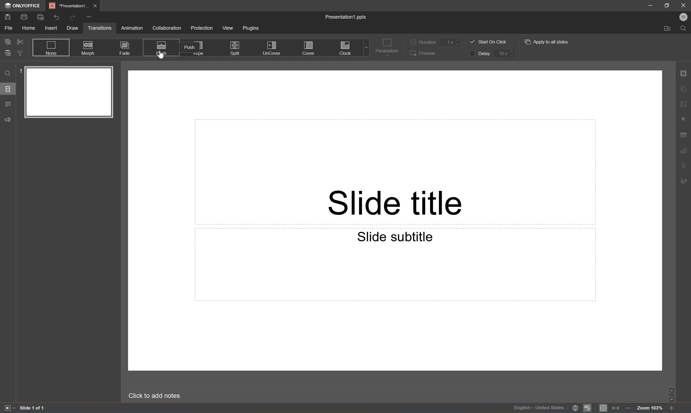 The height and width of the screenshot is (413, 691). What do you see at coordinates (201, 28) in the screenshot?
I see `Protection` at bounding box center [201, 28].